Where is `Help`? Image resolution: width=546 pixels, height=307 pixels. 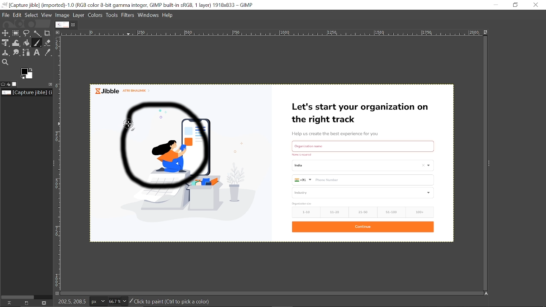 Help is located at coordinates (168, 15).